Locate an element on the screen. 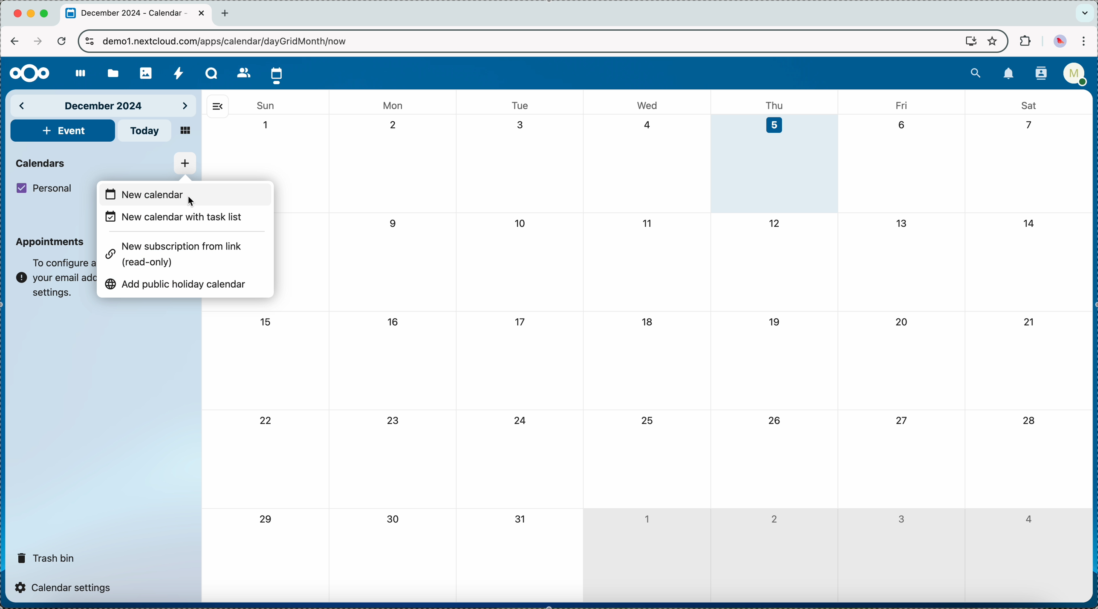 This screenshot has width=1098, height=609. sat is located at coordinates (1029, 105).